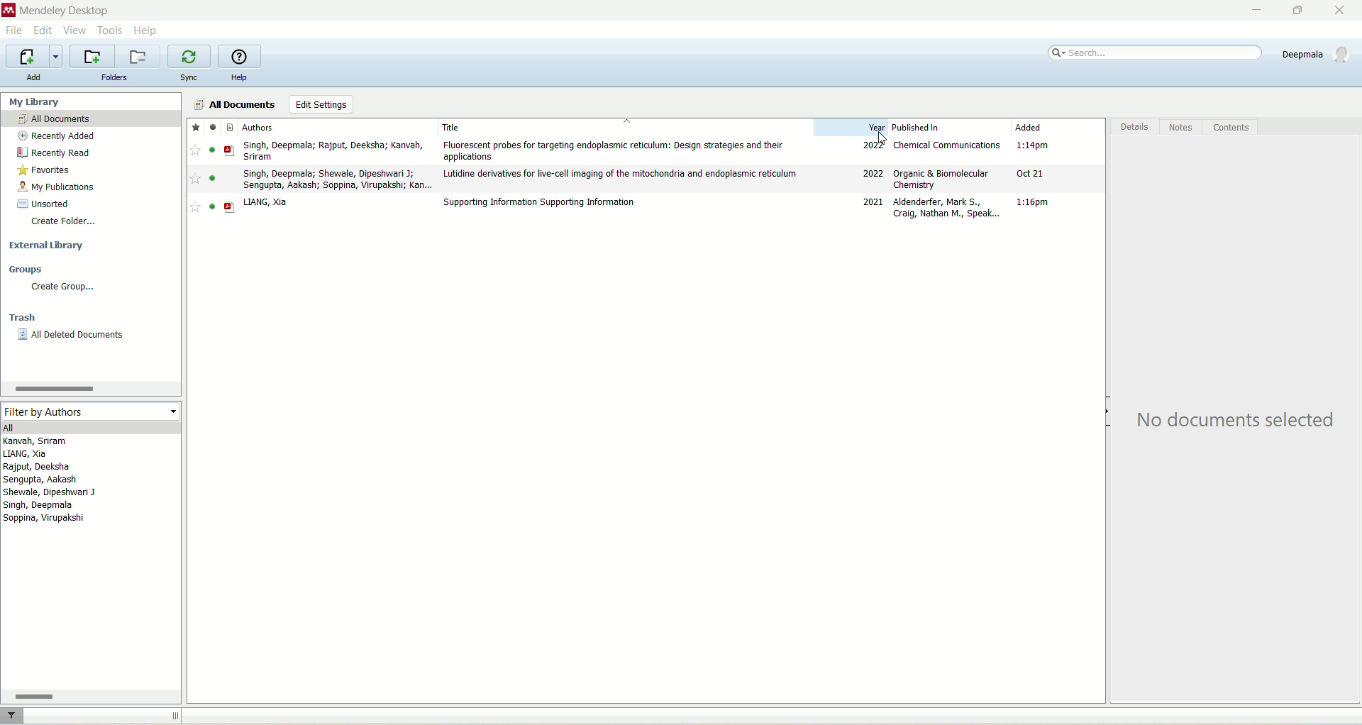  What do you see at coordinates (90, 410) in the screenshot?
I see `filter by authors` at bounding box center [90, 410].